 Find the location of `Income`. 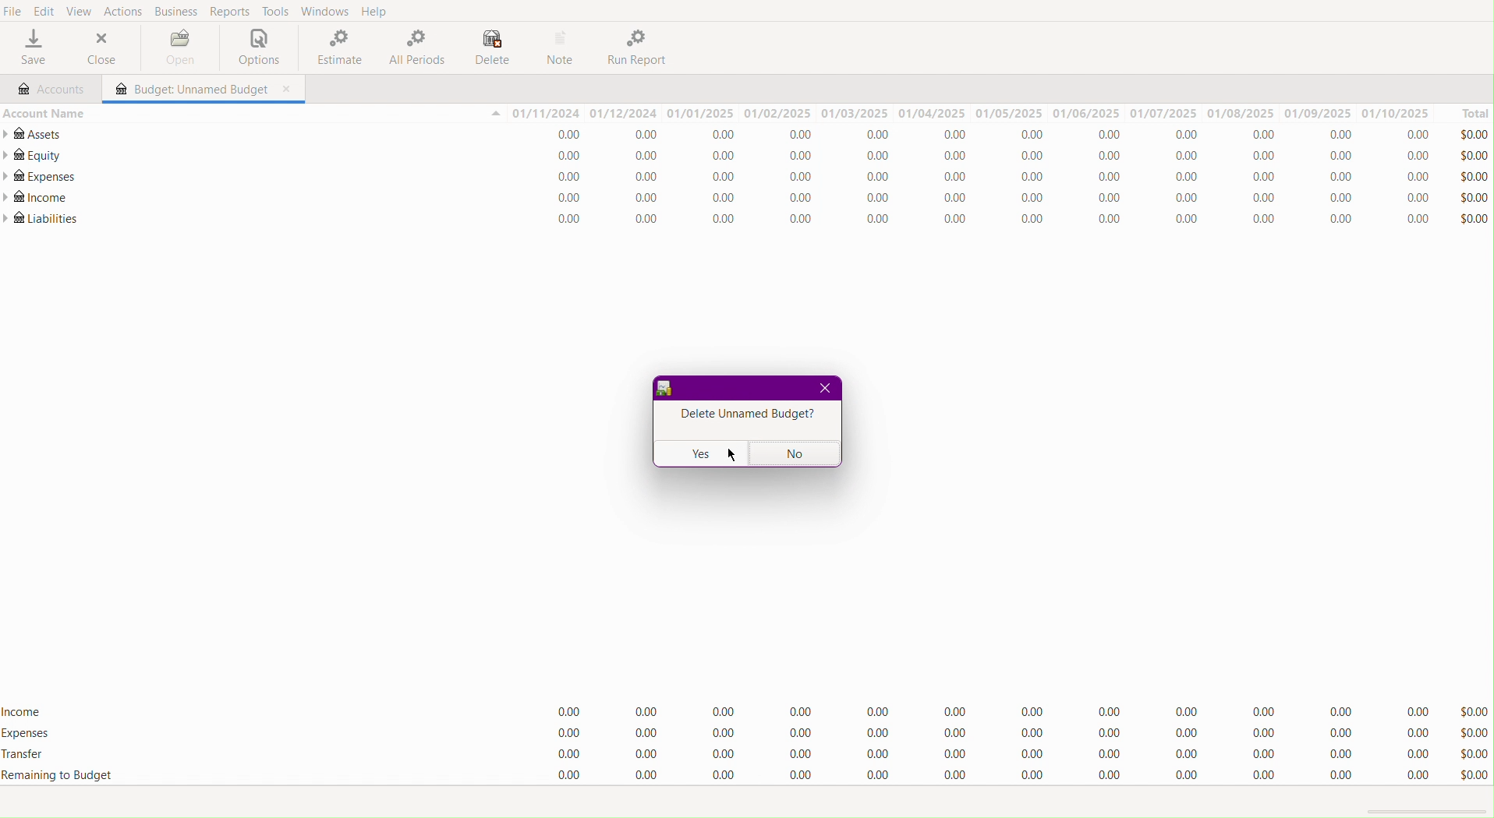

Income is located at coordinates (992, 199).